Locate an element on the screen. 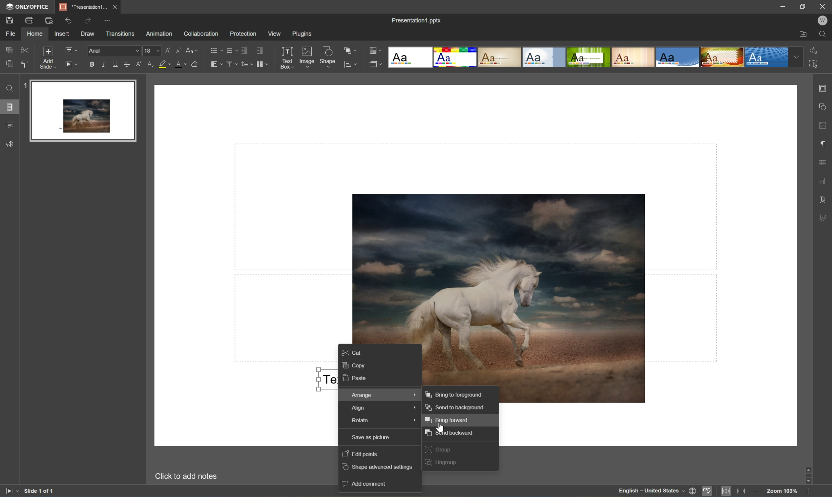 Image resolution: width=832 pixels, height=497 pixels. Select slide size is located at coordinates (376, 65).